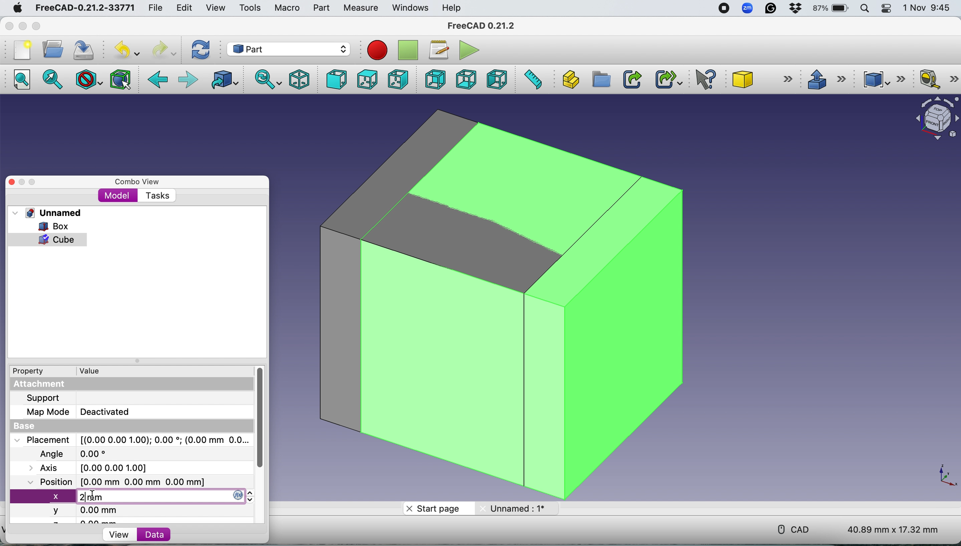 This screenshot has height=546, width=961. What do you see at coordinates (23, 26) in the screenshot?
I see `minimise` at bounding box center [23, 26].